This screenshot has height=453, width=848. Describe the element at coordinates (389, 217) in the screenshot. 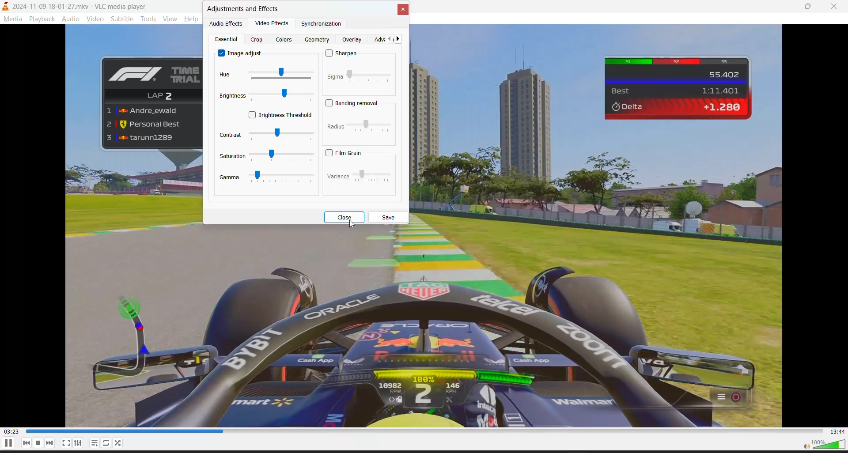

I see `save` at that location.